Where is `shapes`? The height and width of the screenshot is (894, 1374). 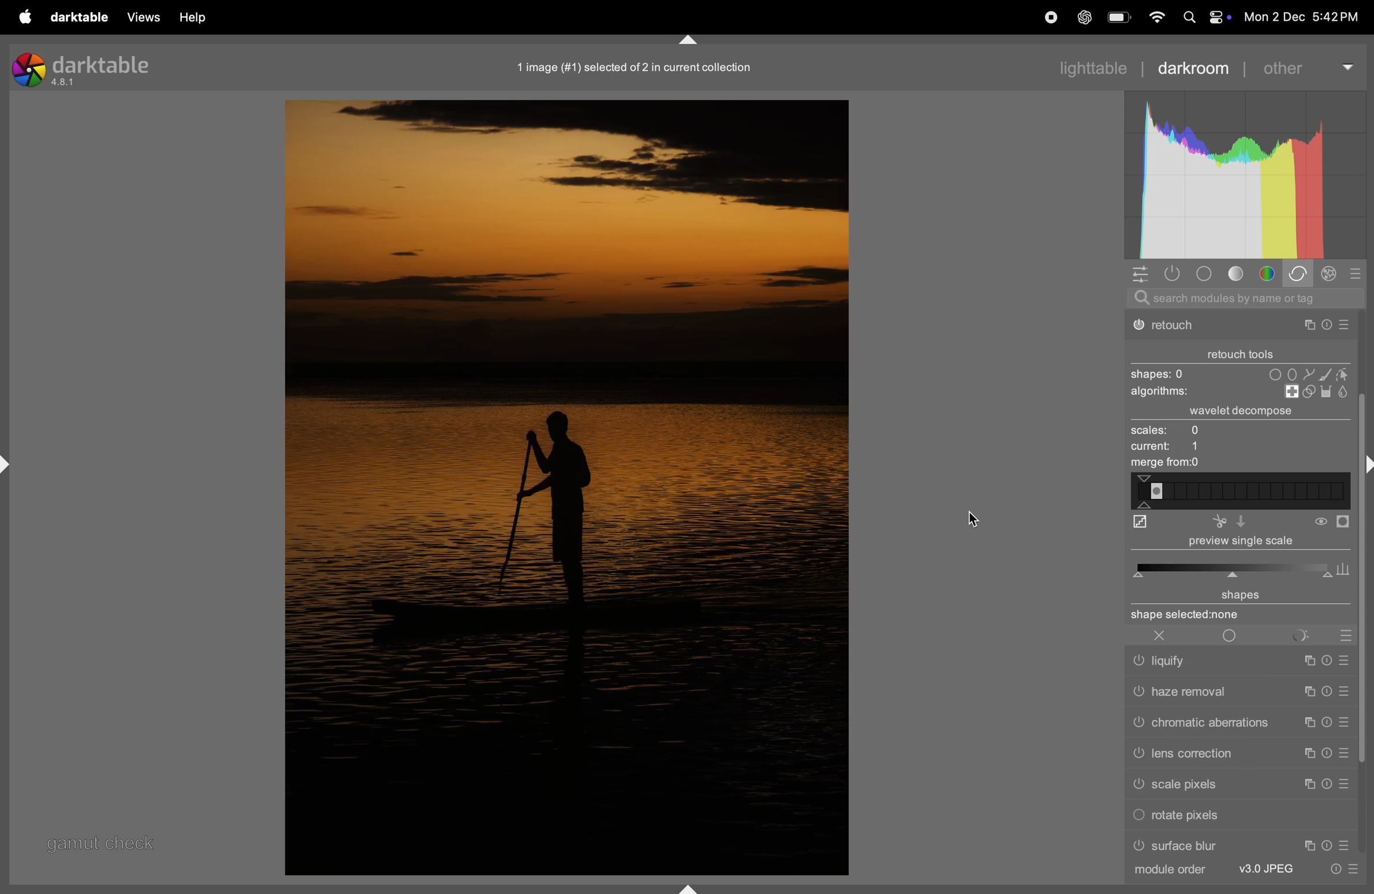
shapes is located at coordinates (1238, 604).